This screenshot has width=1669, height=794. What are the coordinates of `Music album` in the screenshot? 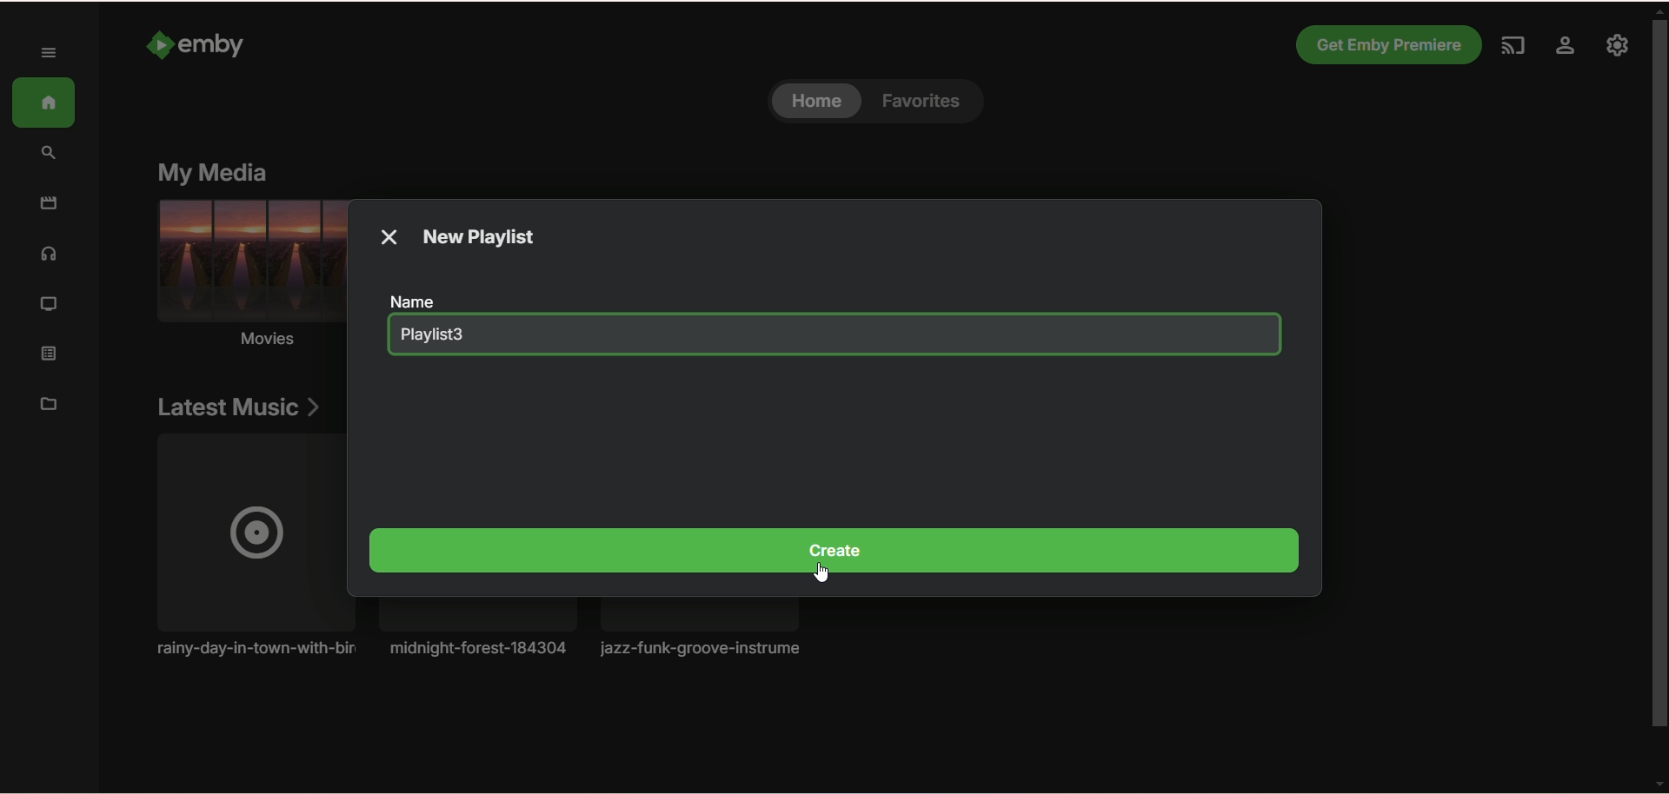 It's located at (478, 630).